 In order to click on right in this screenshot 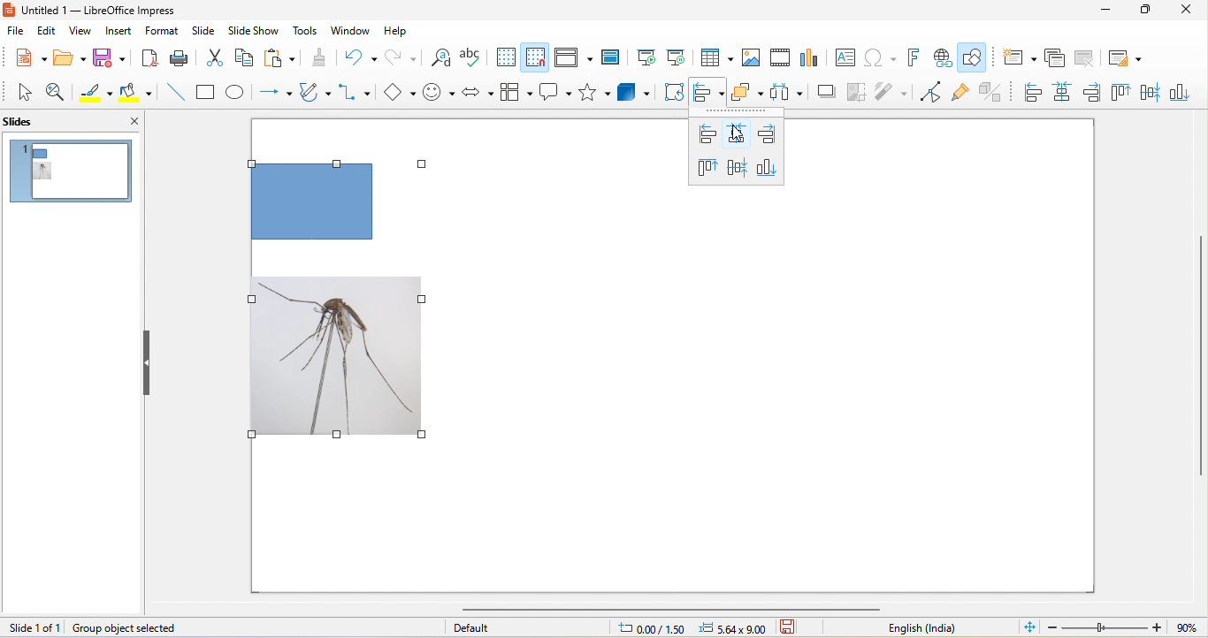, I will do `click(768, 133)`.